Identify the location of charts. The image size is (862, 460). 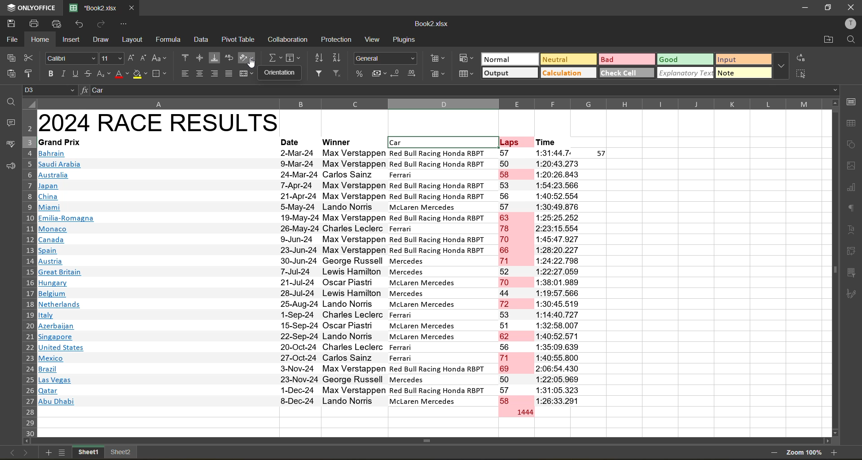
(851, 189).